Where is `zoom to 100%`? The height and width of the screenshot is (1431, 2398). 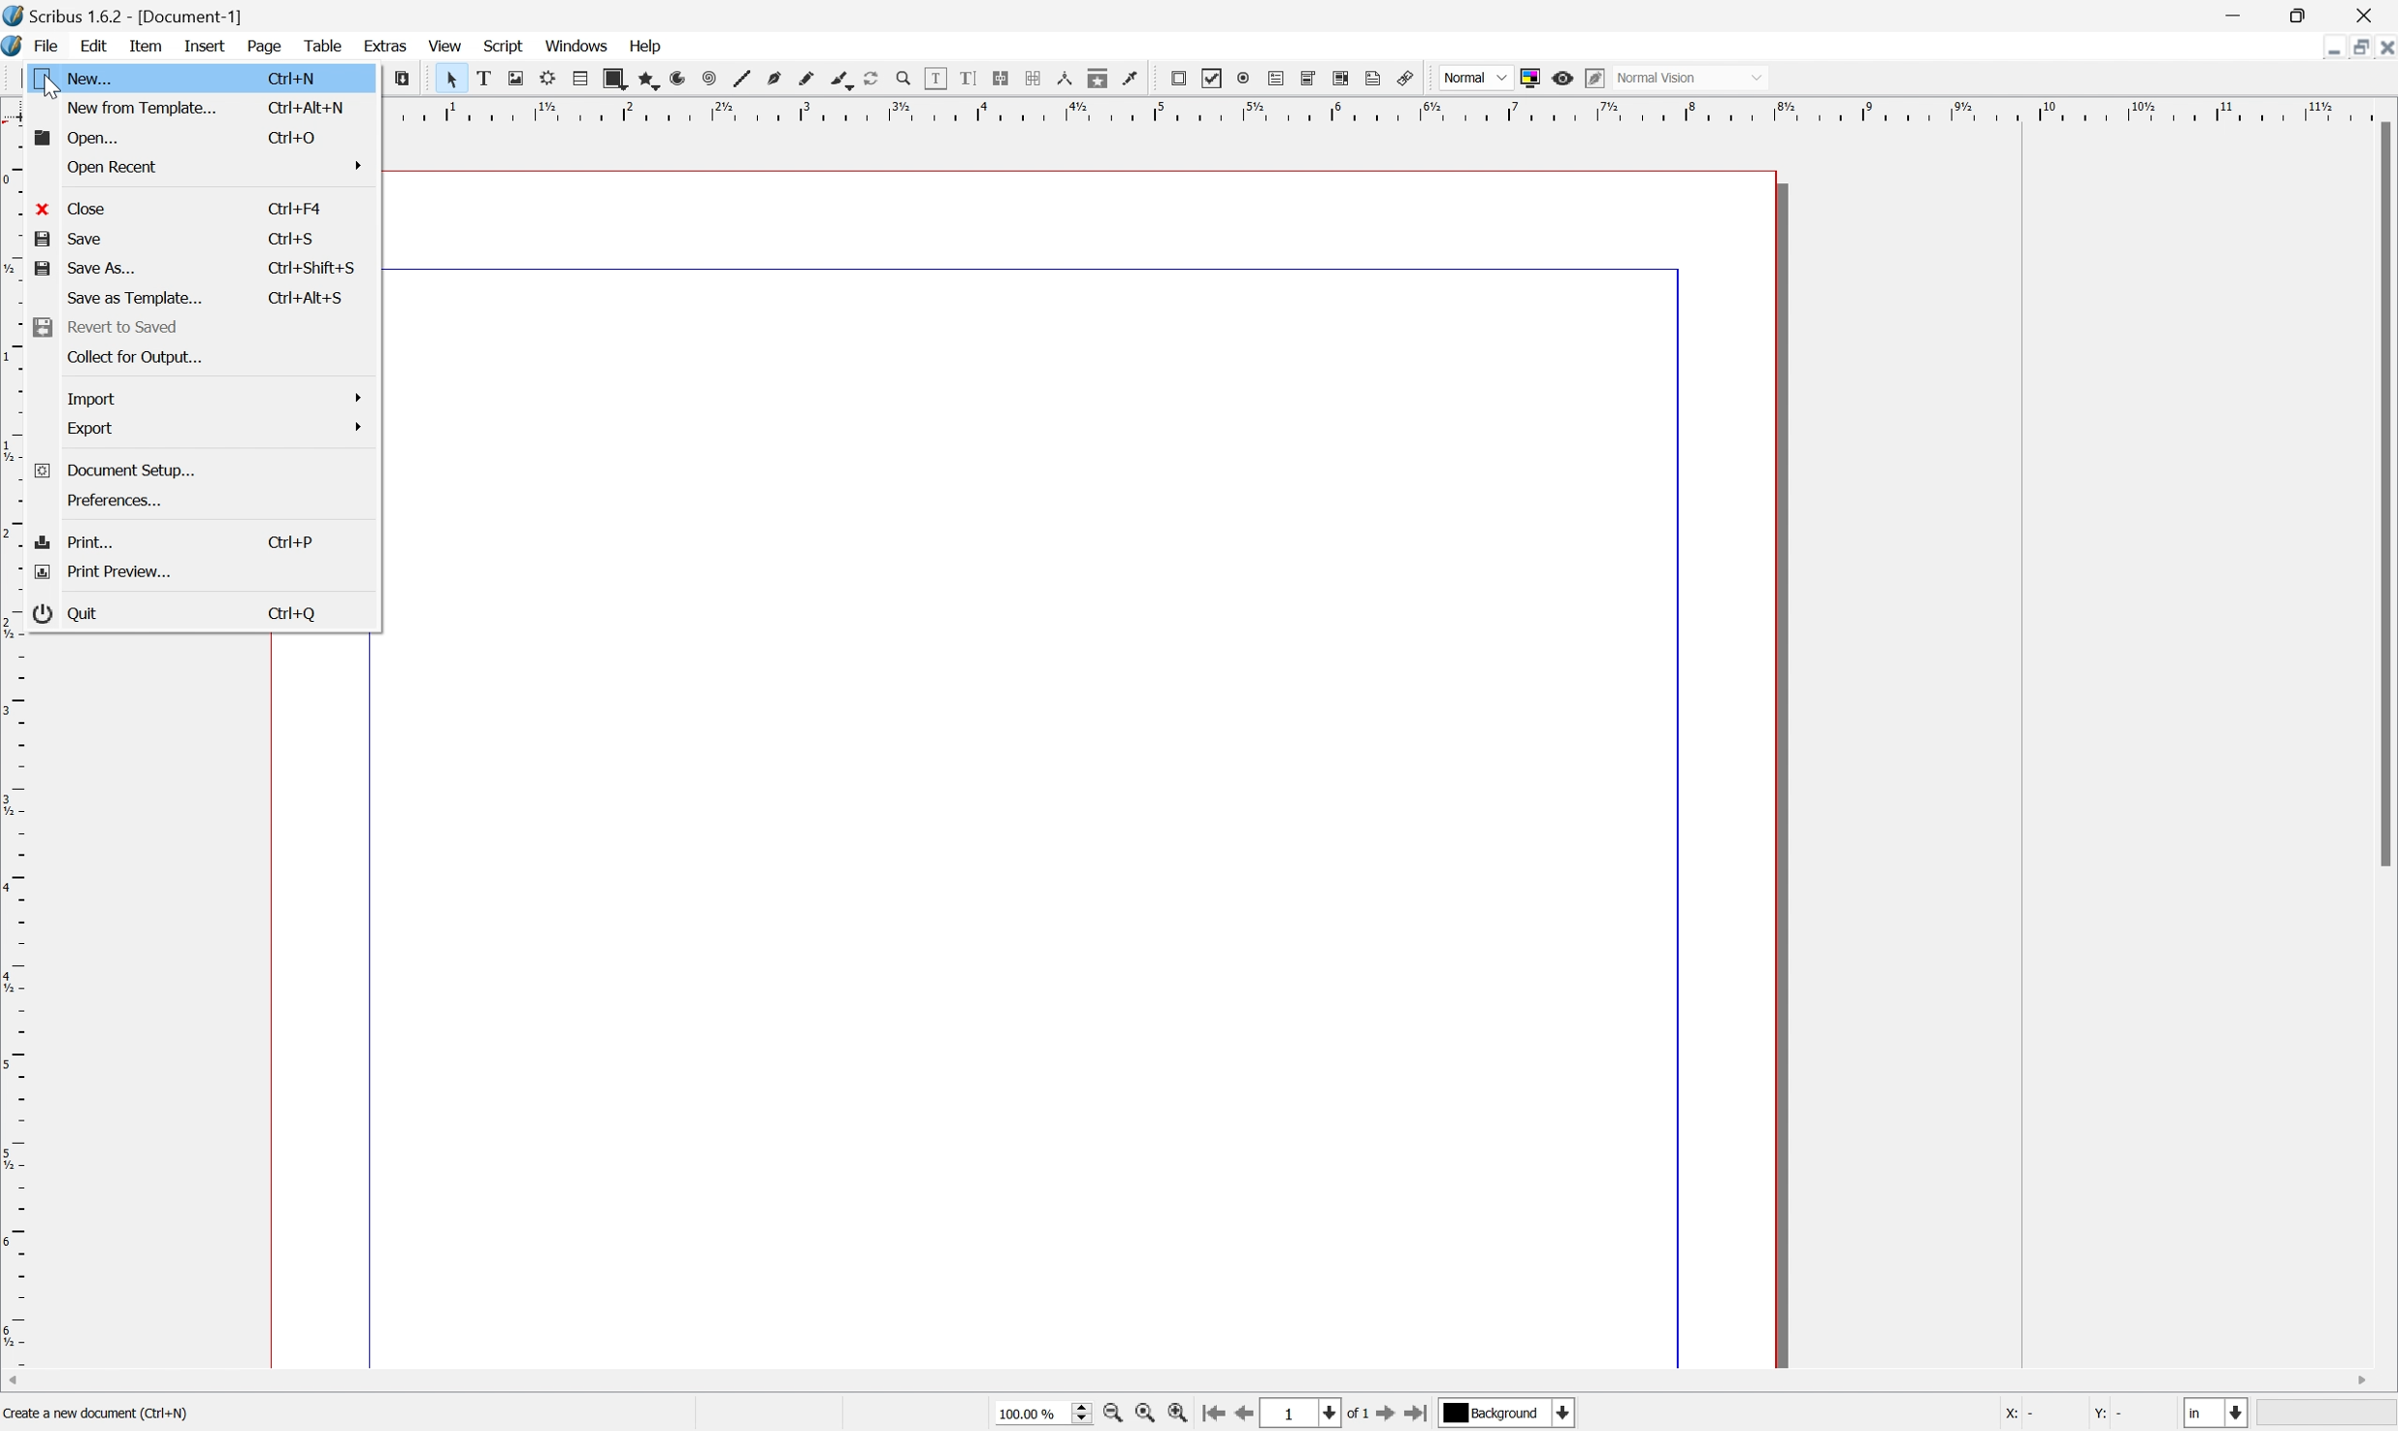 zoom to 100% is located at coordinates (1148, 1415).